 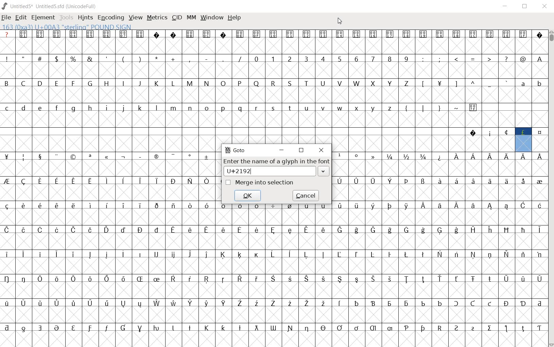 I want to click on MM, so click(x=192, y=18).